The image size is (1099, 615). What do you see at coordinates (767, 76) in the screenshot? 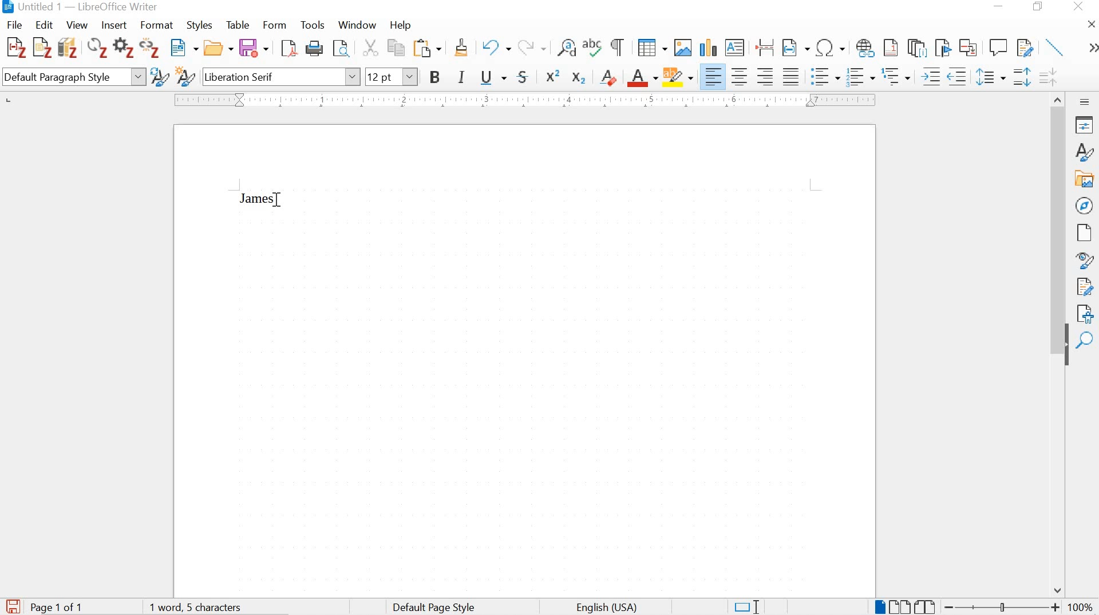
I see `align right` at bounding box center [767, 76].